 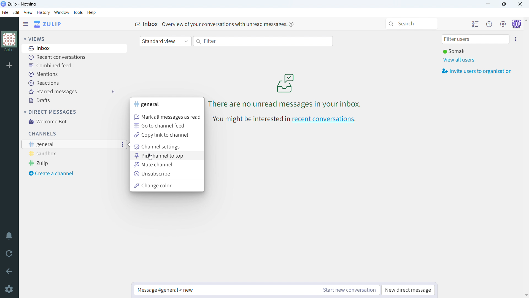 I want to click on go to channel feed, so click(x=167, y=125).